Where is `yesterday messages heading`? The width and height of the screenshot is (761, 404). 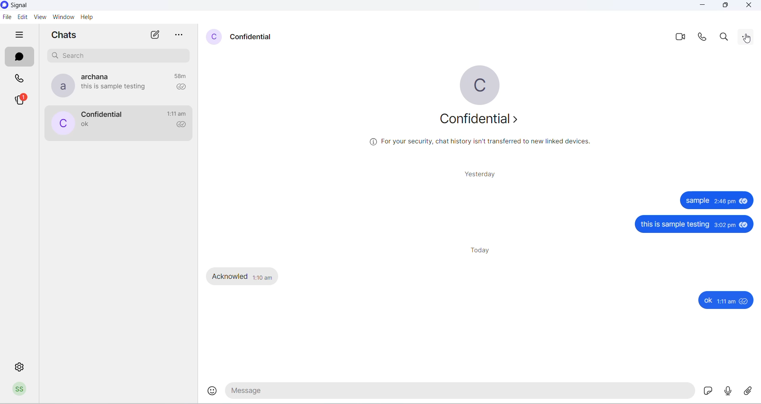 yesterday messages heading is located at coordinates (480, 174).